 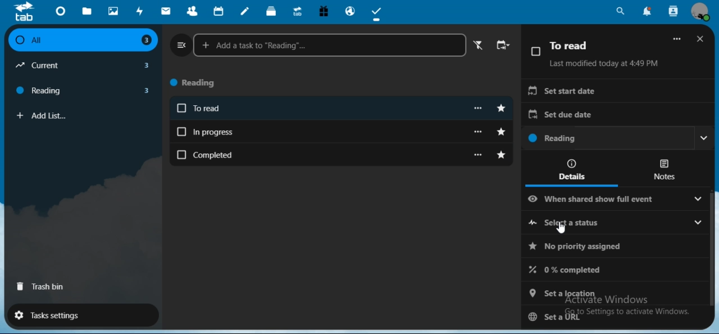 What do you see at coordinates (88, 12) in the screenshot?
I see `files` at bounding box center [88, 12].